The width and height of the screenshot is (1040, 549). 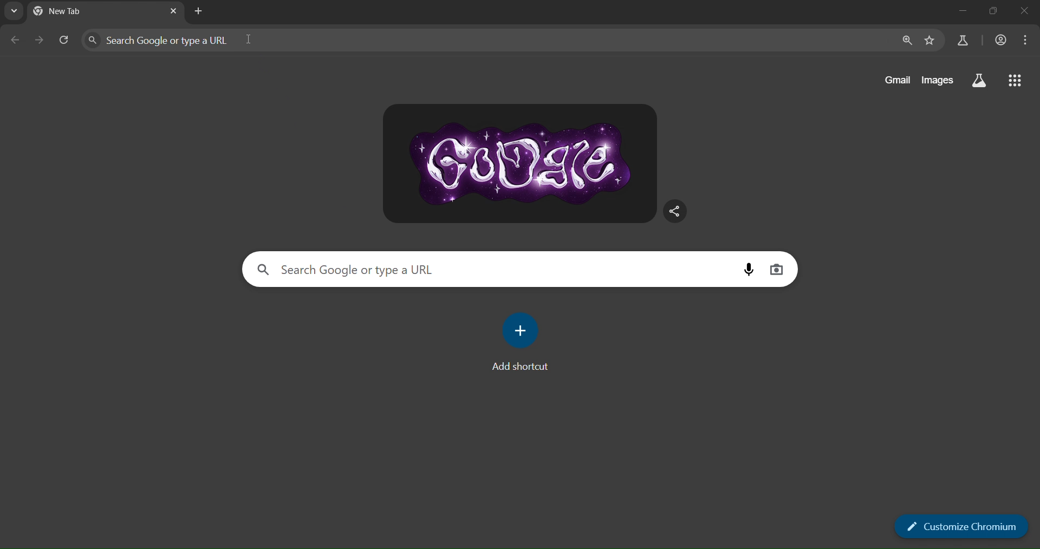 I want to click on image search, so click(x=776, y=270).